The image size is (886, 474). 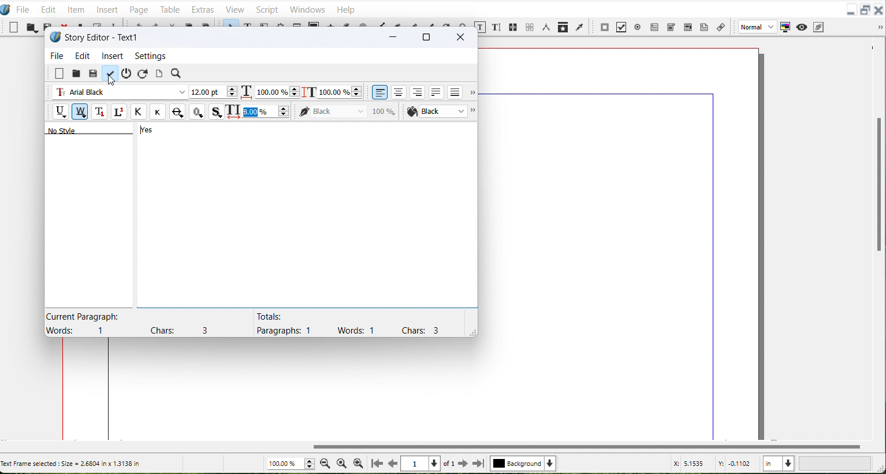 What do you see at coordinates (472, 91) in the screenshot?
I see `More` at bounding box center [472, 91].